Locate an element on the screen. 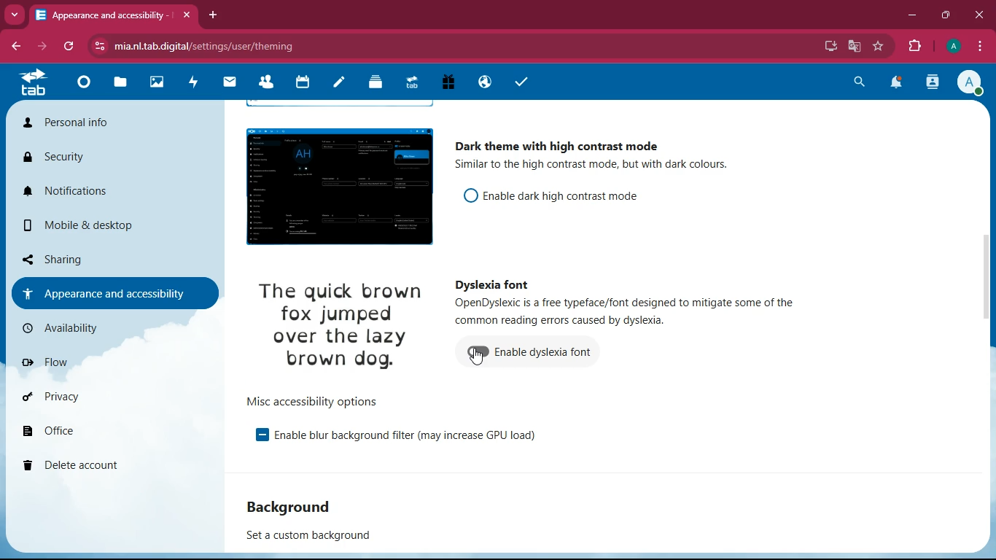 This screenshot has height=560, width=996. search is located at coordinates (858, 82).